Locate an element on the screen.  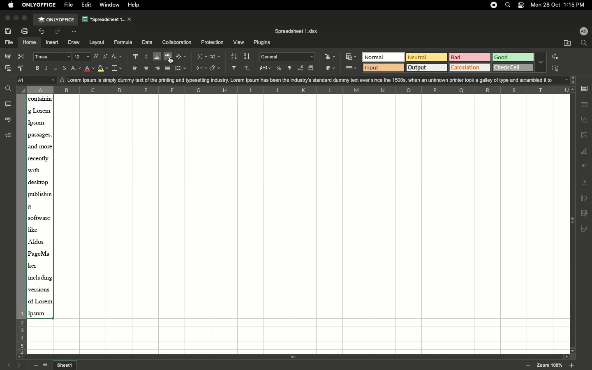
Align right is located at coordinates (158, 68).